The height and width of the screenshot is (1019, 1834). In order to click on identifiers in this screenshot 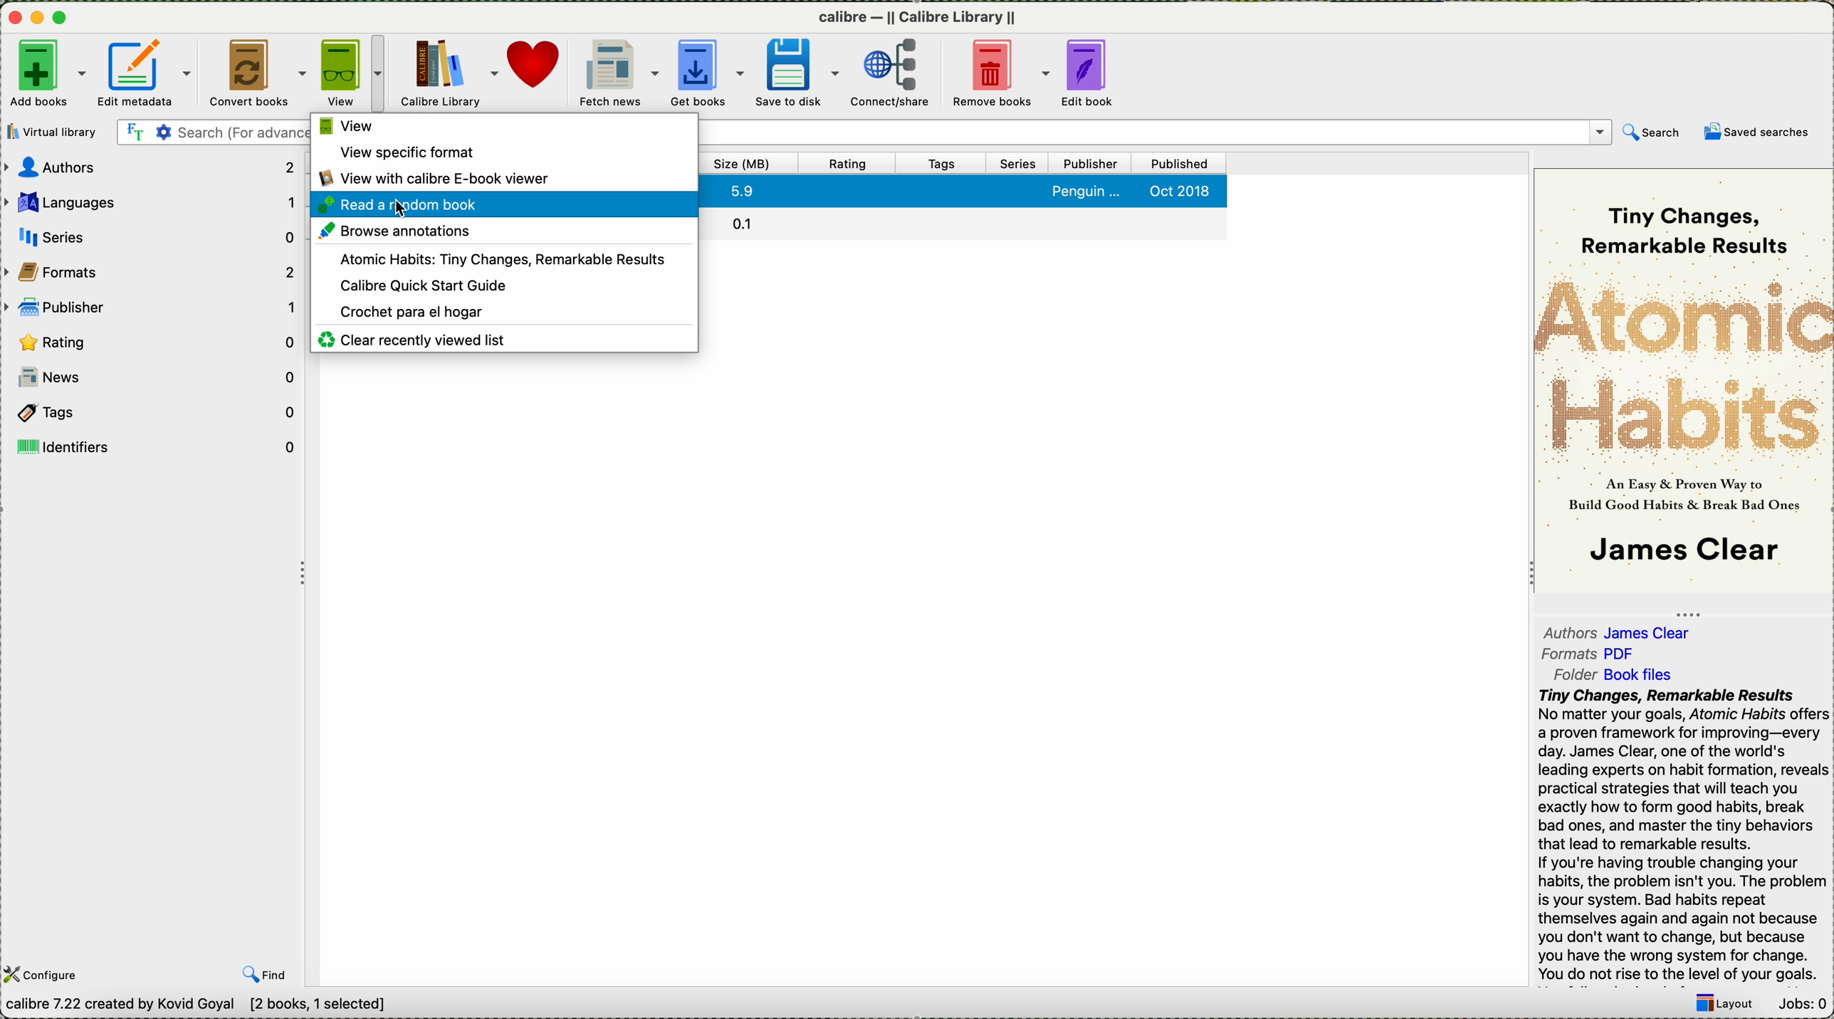, I will do `click(156, 448)`.